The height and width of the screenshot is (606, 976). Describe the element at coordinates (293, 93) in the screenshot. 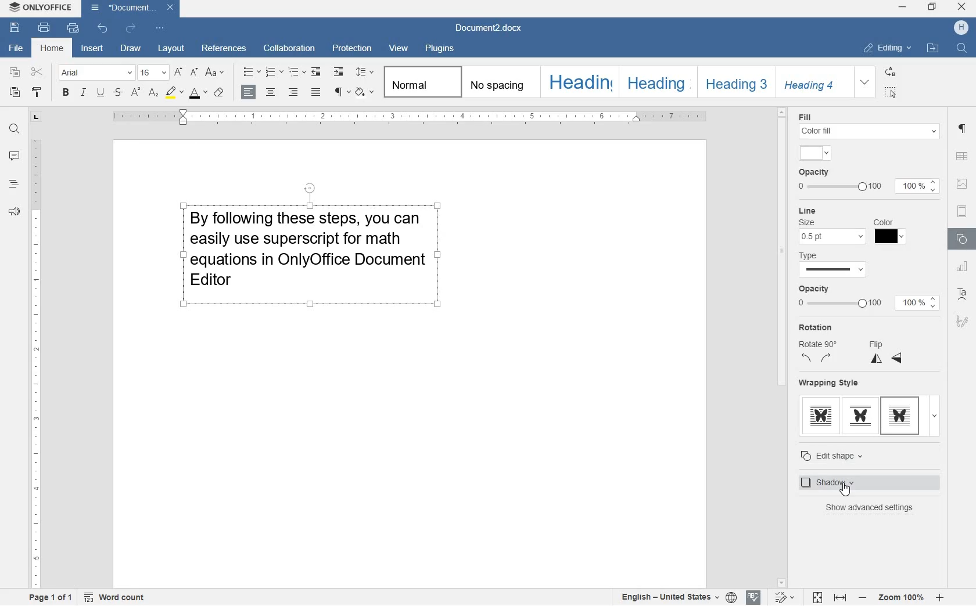

I see `right alignment` at that location.